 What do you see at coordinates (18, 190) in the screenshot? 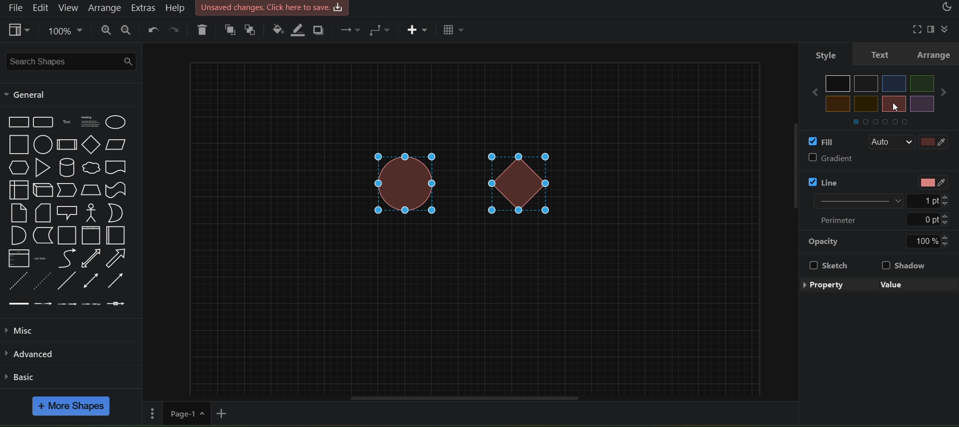
I see `Internal Storage` at bounding box center [18, 190].